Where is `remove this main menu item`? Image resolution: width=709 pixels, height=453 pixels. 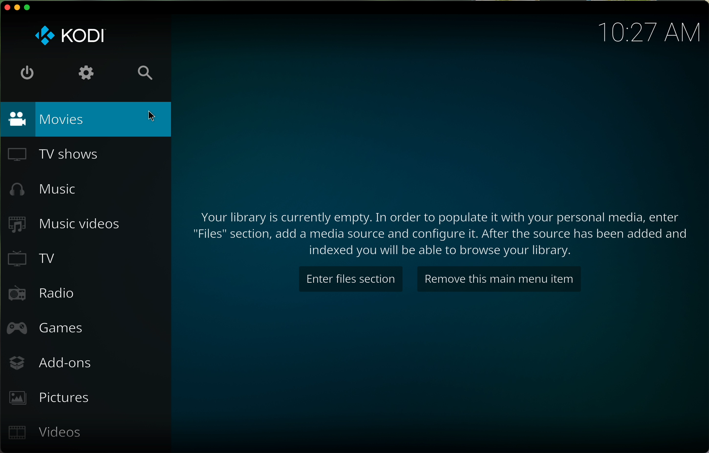
remove this main menu item is located at coordinates (499, 279).